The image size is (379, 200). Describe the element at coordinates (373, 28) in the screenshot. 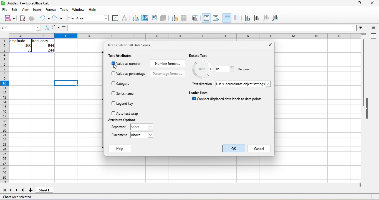

I see `sidebar settings` at that location.